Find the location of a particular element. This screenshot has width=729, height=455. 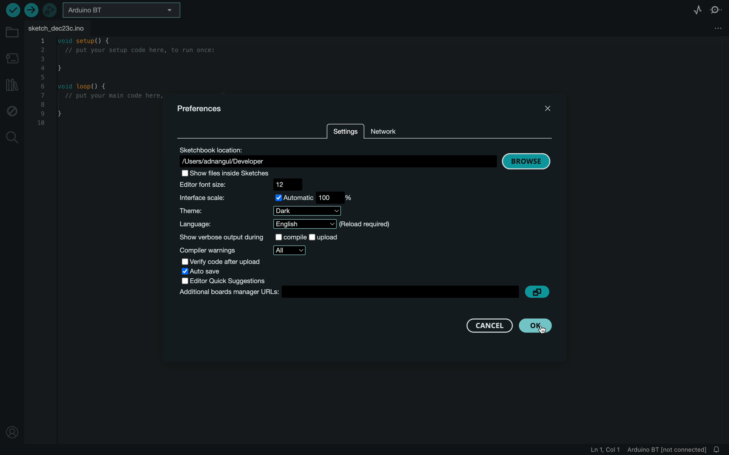

close is located at coordinates (547, 109).